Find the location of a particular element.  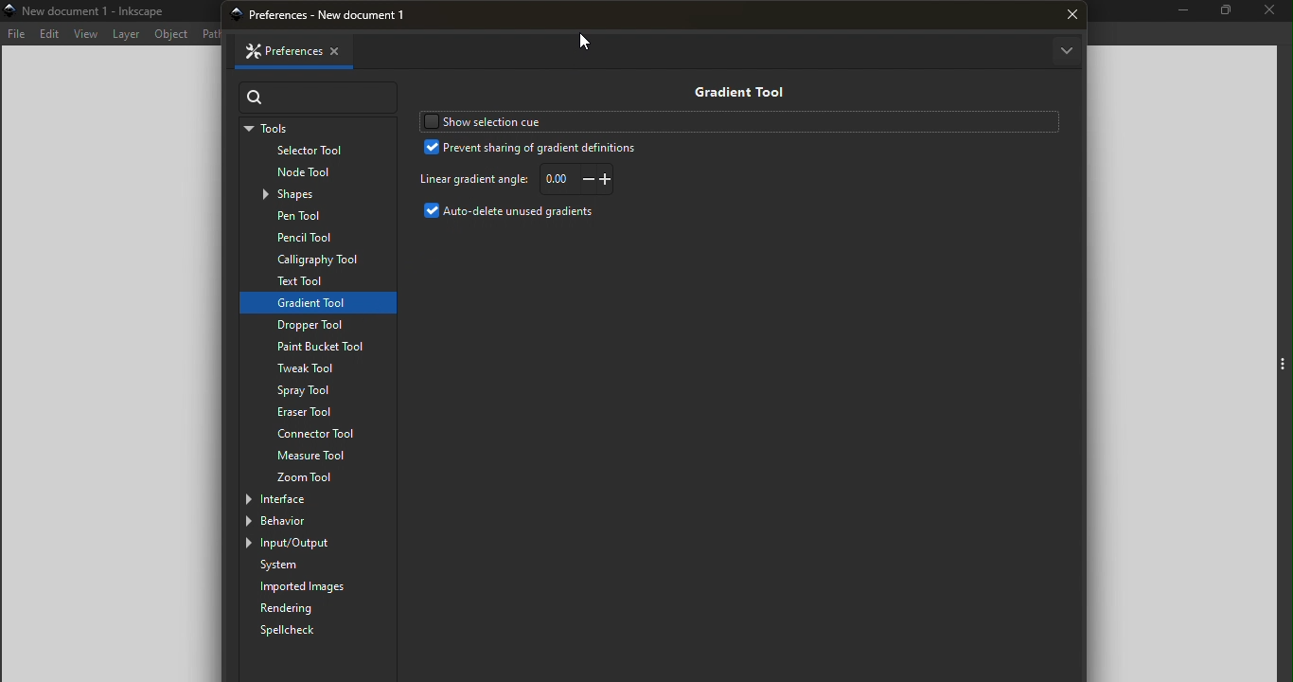

Measure tool is located at coordinates (318, 456).